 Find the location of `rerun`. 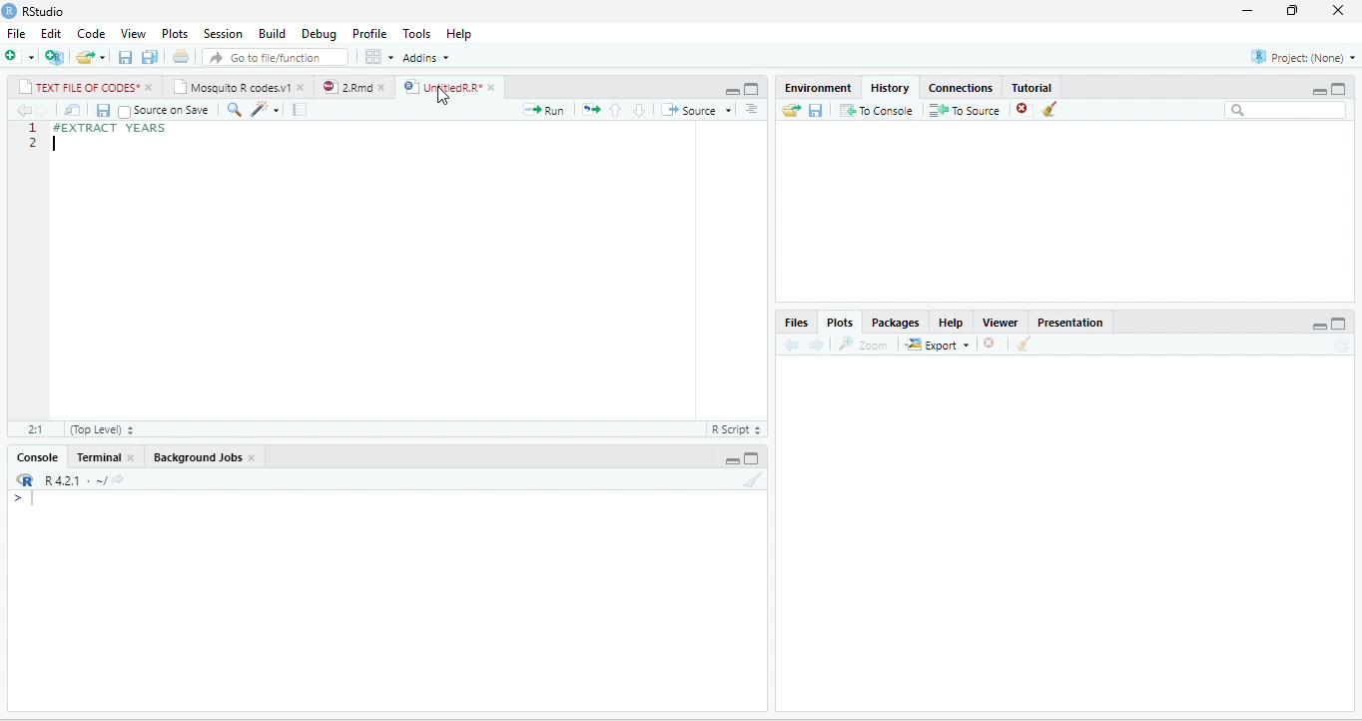

rerun is located at coordinates (590, 109).